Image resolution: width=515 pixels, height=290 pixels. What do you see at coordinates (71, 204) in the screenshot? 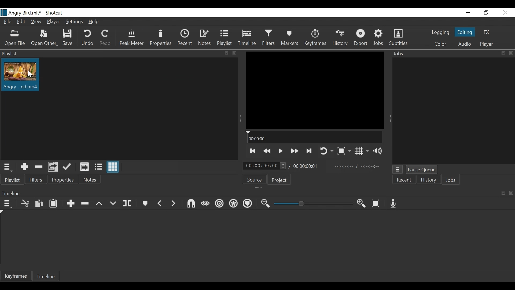
I see `Append` at bounding box center [71, 204].